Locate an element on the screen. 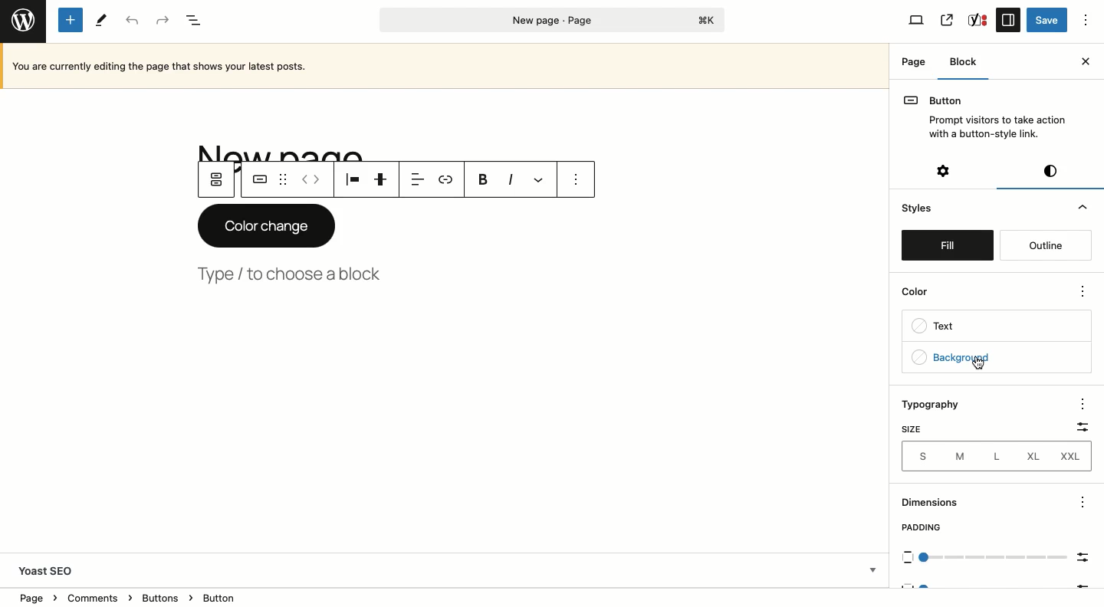  View is located at coordinates (916, 20).